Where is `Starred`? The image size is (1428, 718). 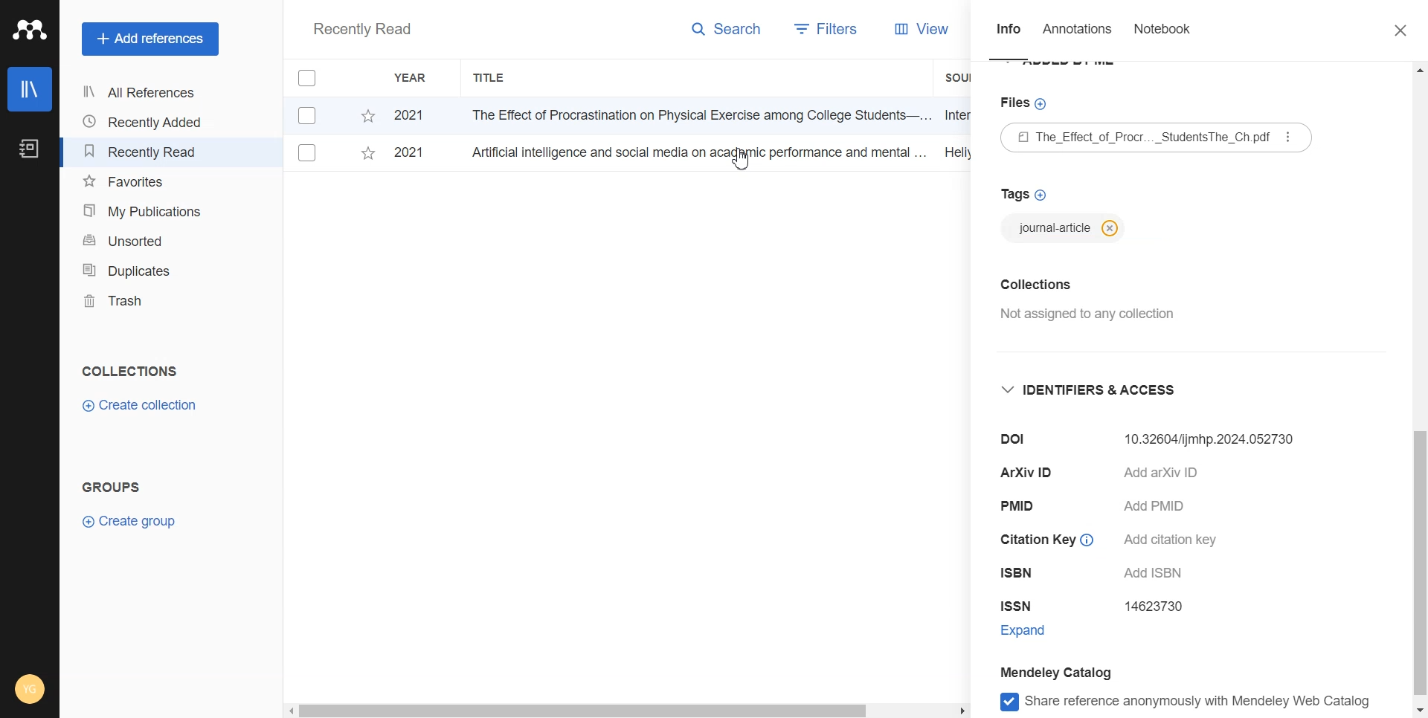
Starred is located at coordinates (367, 156).